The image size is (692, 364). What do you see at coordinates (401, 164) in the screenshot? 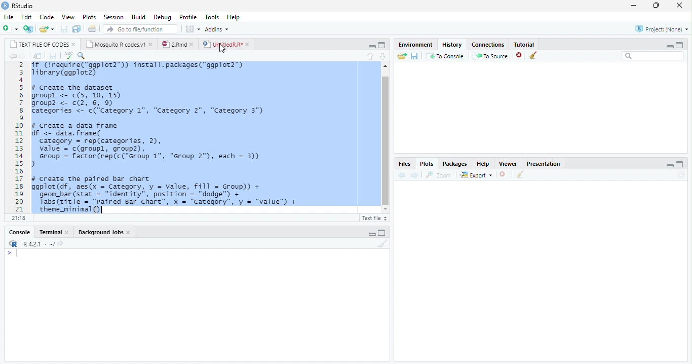
I see `files` at bounding box center [401, 164].